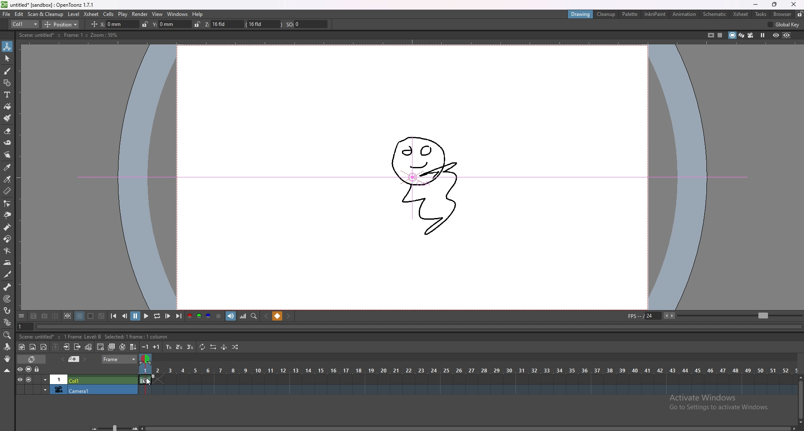  Describe the element at coordinates (232, 316) in the screenshot. I see `soundtrack` at that location.